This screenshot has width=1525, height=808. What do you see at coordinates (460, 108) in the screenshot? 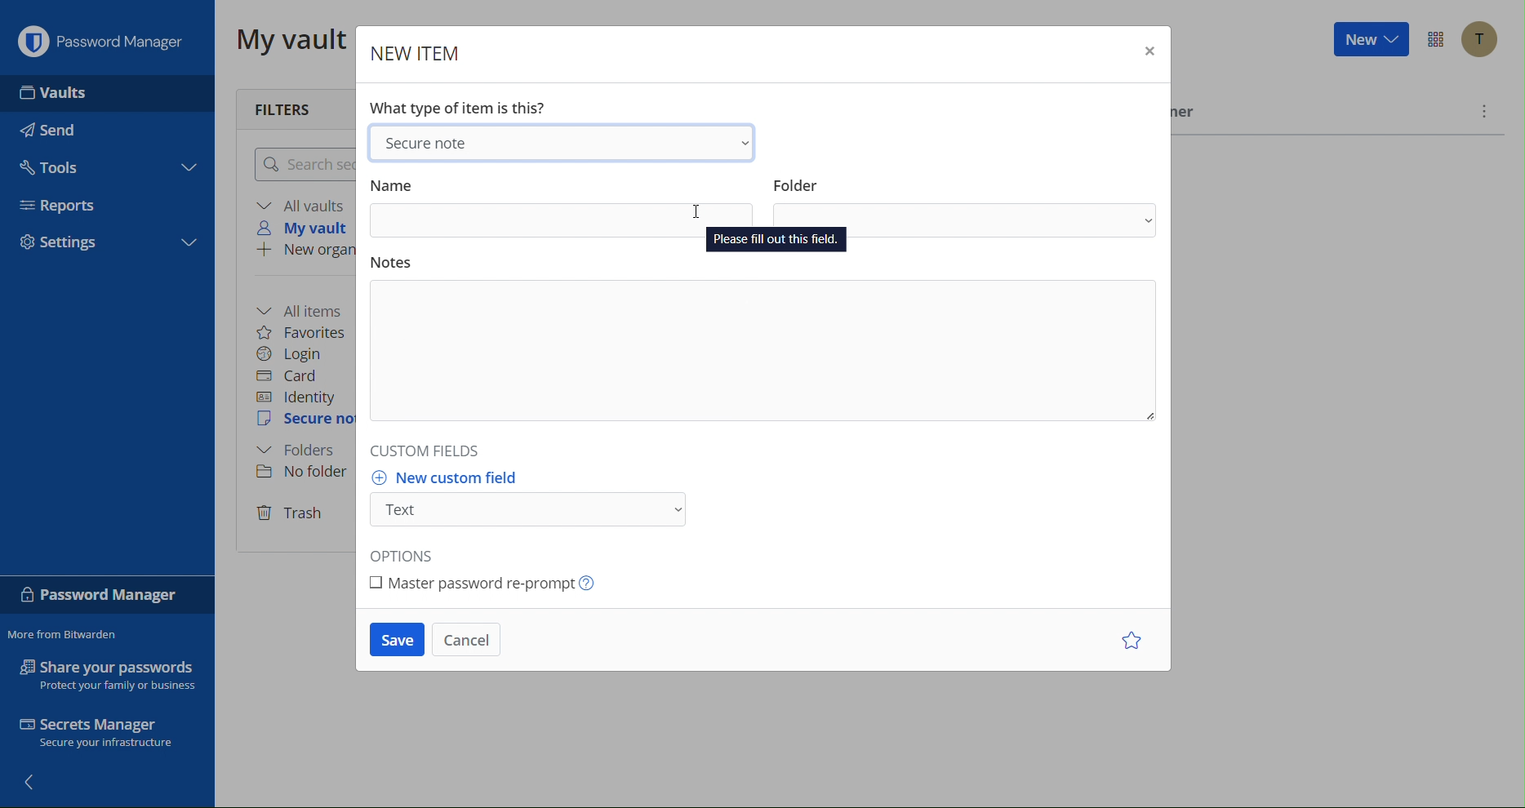
I see `What type of item is this?` at bounding box center [460, 108].